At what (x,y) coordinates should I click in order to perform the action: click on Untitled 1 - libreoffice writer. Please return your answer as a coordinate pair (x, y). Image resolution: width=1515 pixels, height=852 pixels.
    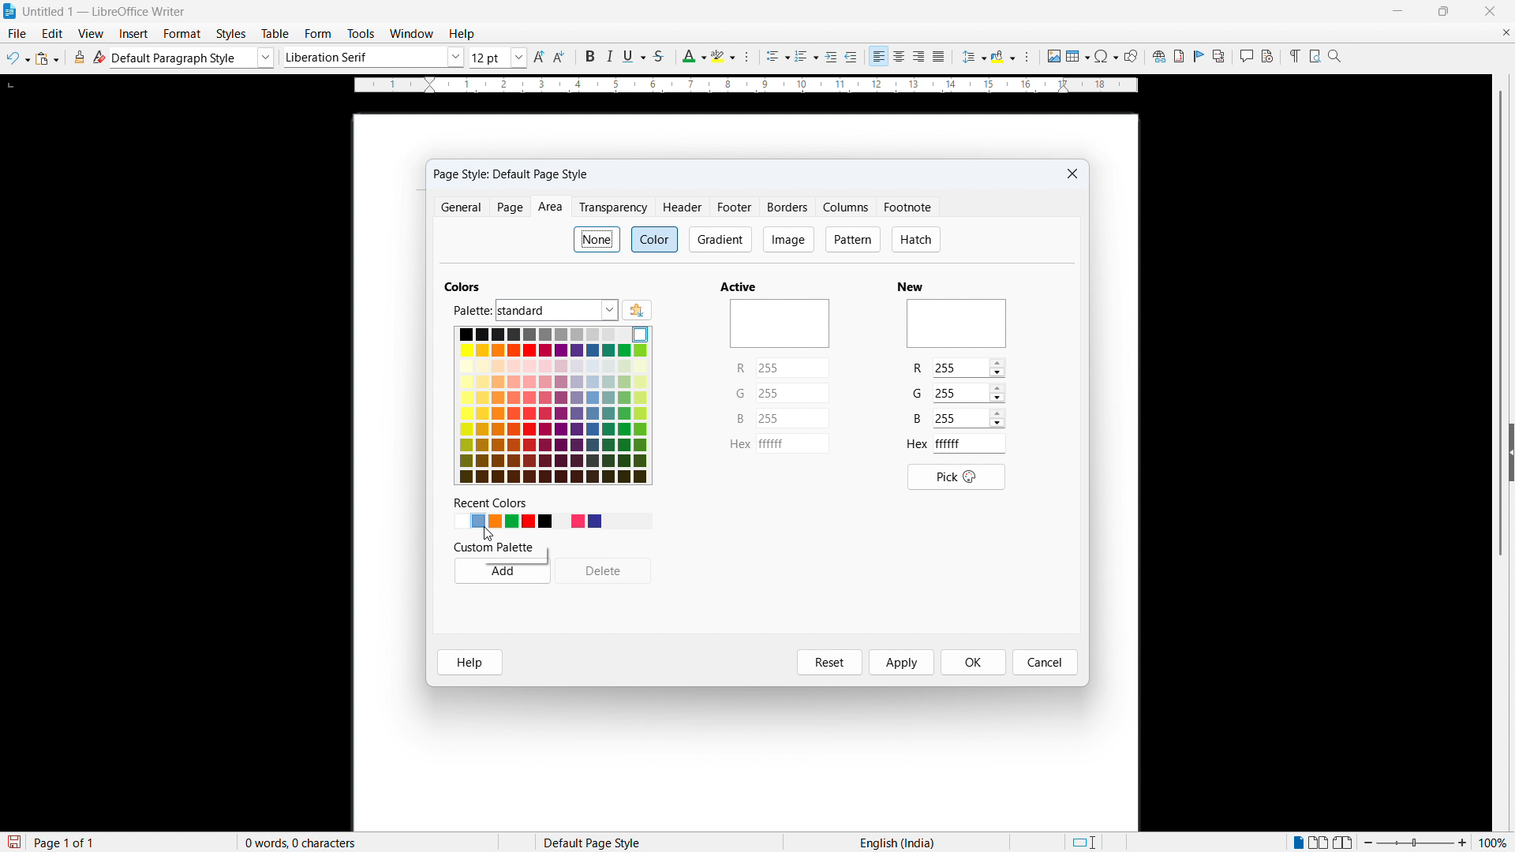
    Looking at the image, I should click on (104, 13).